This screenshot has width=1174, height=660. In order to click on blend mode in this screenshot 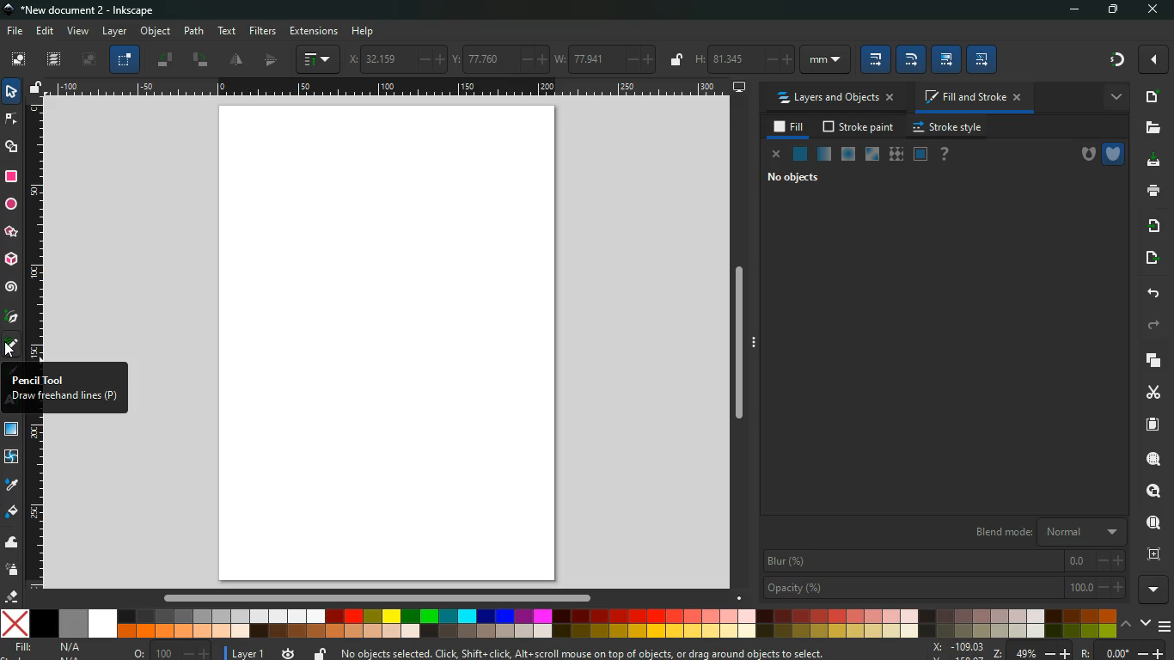, I will do `click(1037, 530)`.